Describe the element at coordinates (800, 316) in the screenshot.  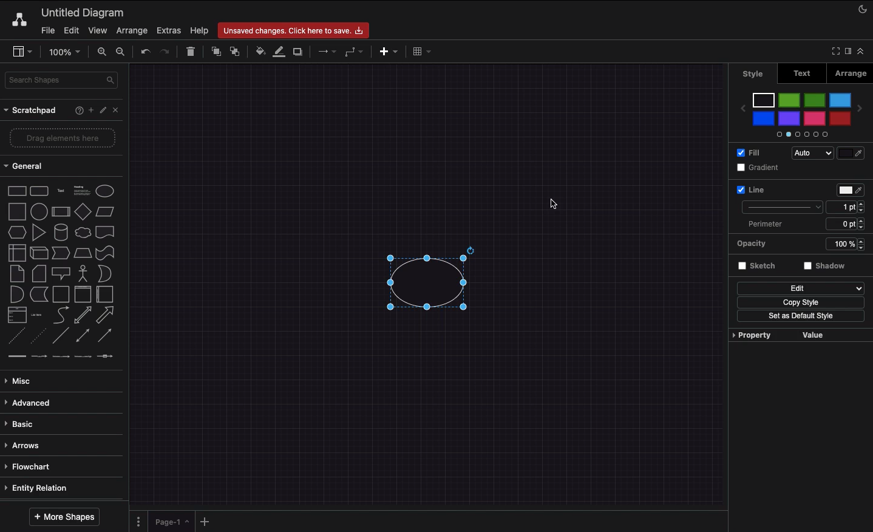
I see `Set as default style` at that location.